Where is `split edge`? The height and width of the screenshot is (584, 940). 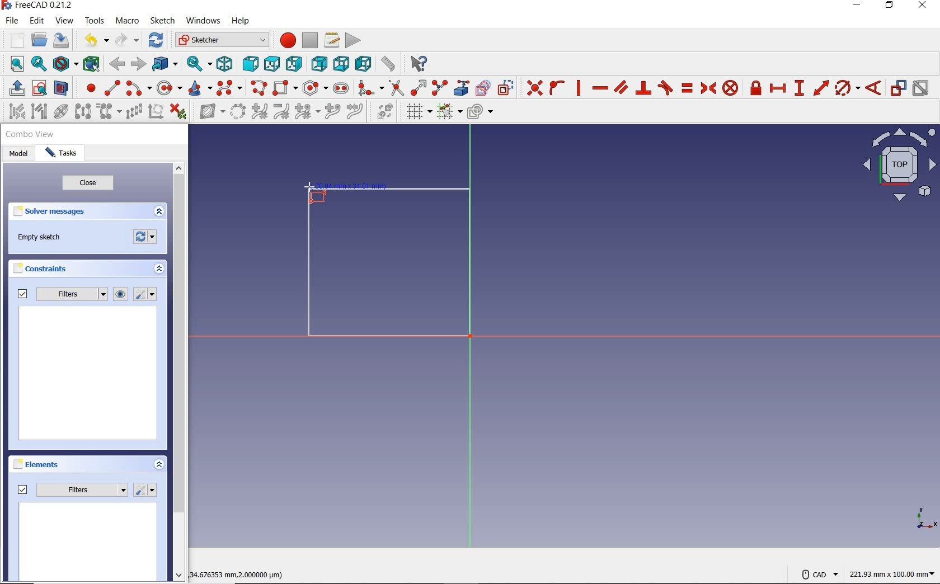
split edge is located at coordinates (439, 88).